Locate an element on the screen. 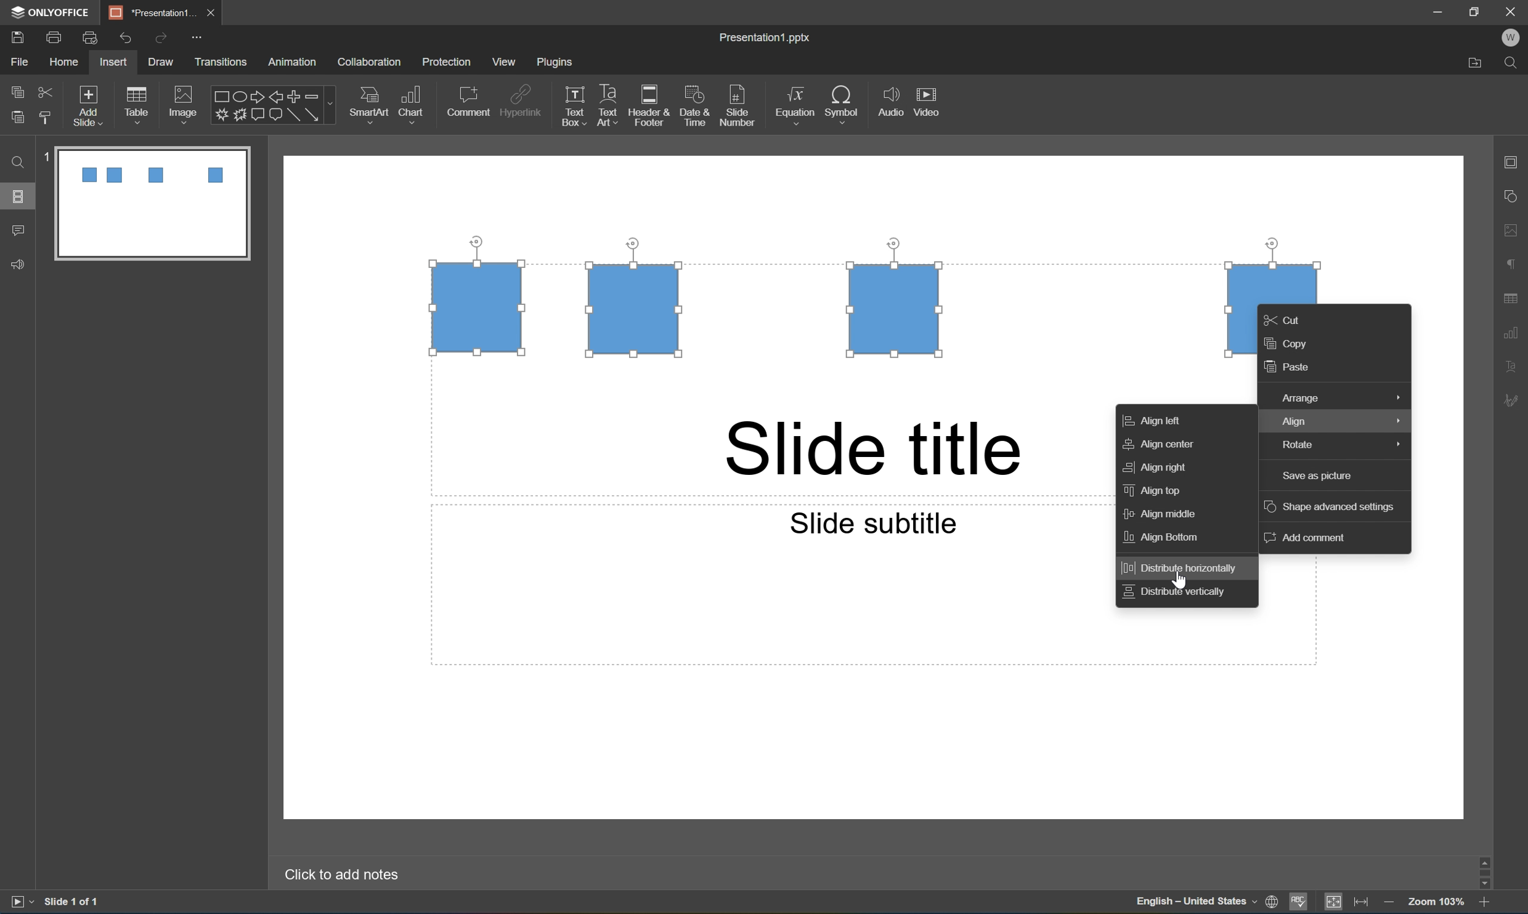 This screenshot has width=1528, height=914. slide number is located at coordinates (738, 107).